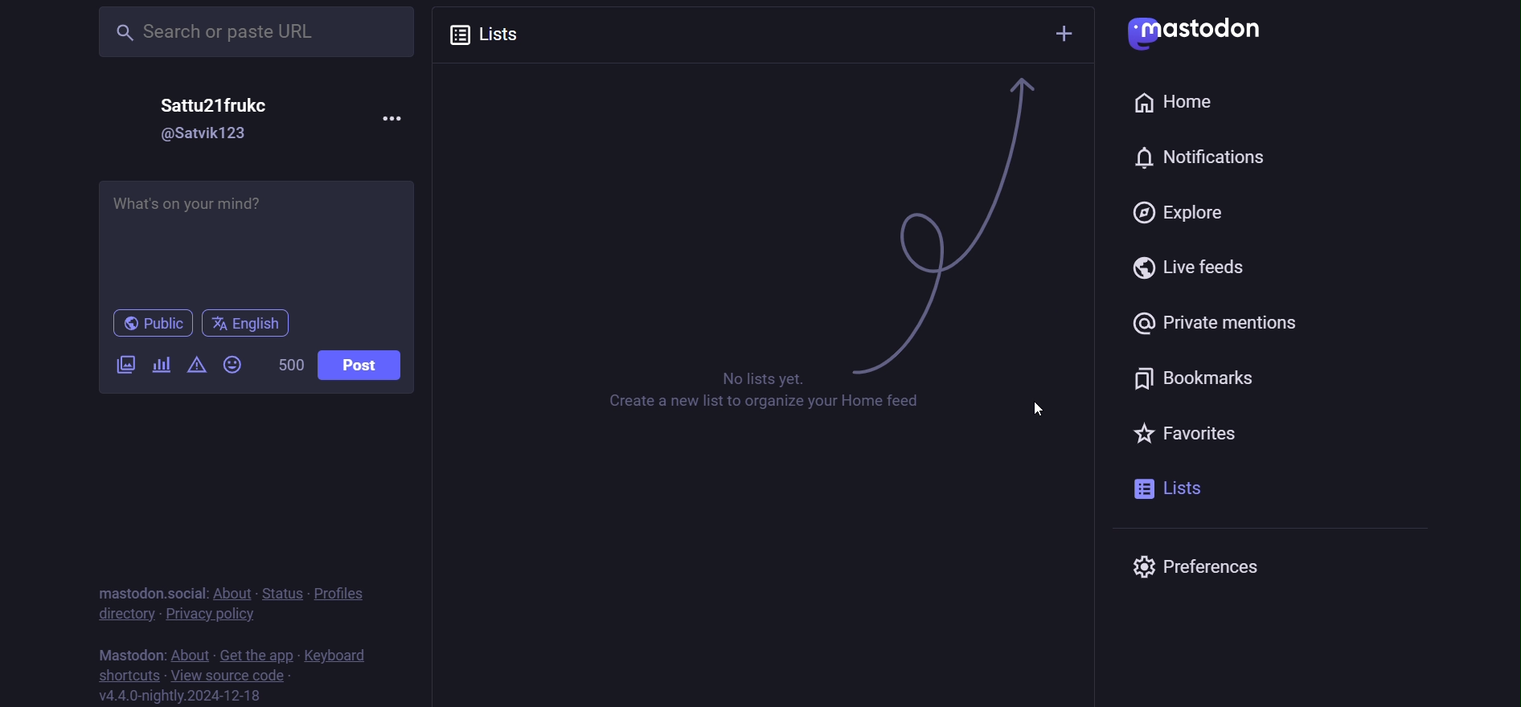 The height and width of the screenshot is (707, 1521). What do you see at coordinates (229, 674) in the screenshot?
I see `source code` at bounding box center [229, 674].